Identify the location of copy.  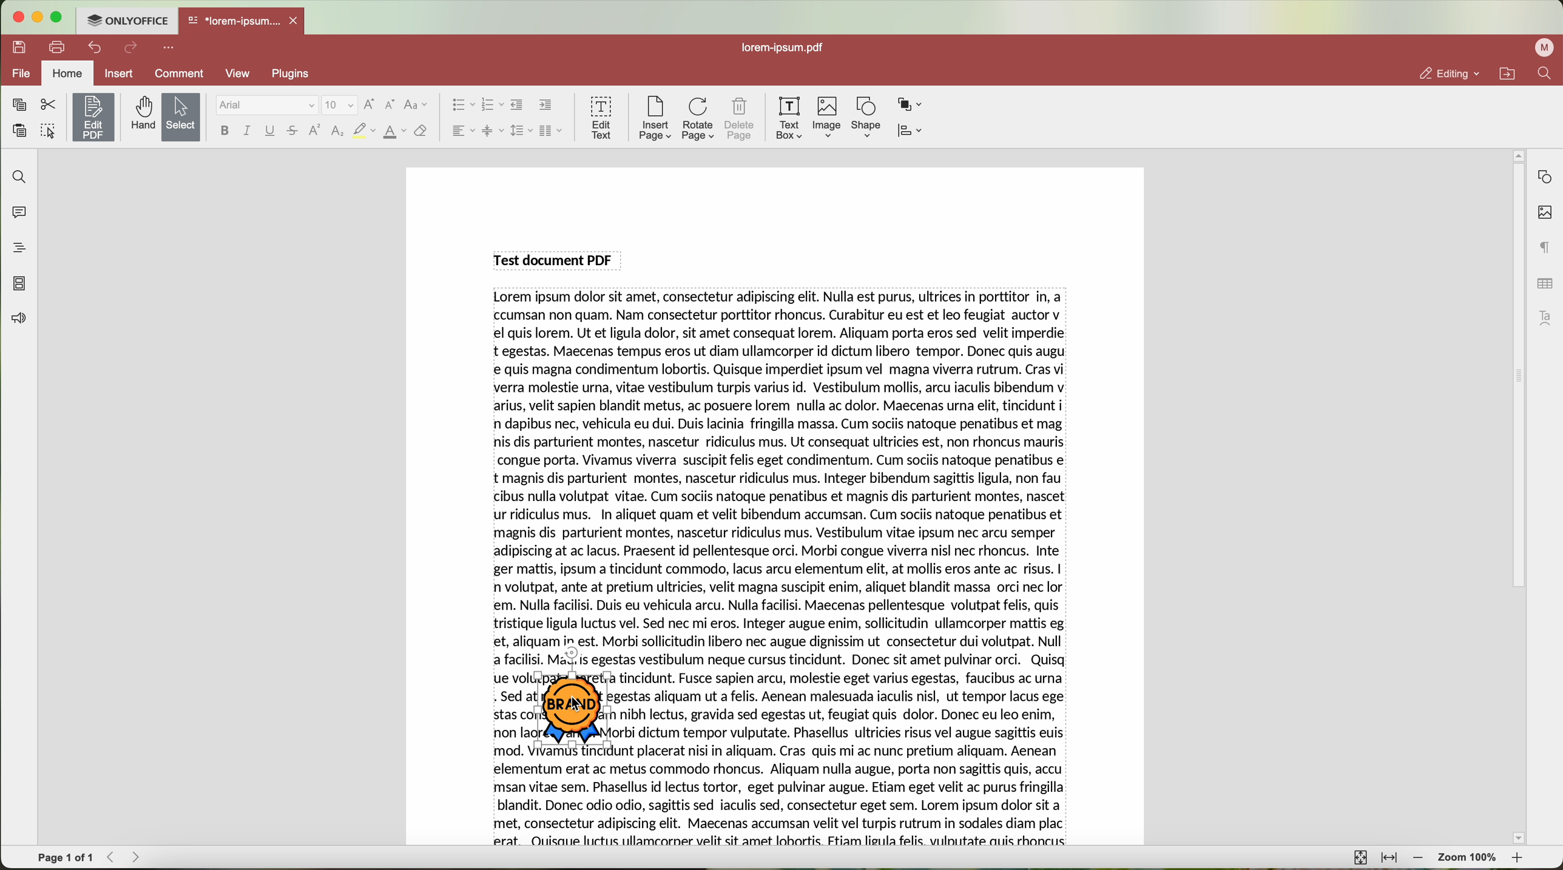
(19, 105).